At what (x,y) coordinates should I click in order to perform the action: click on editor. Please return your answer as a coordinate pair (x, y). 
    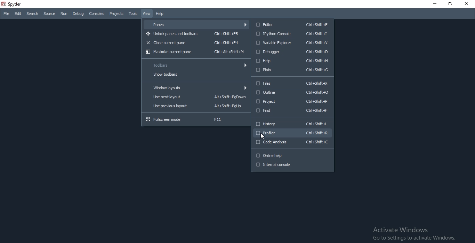
    Looking at the image, I should click on (292, 24).